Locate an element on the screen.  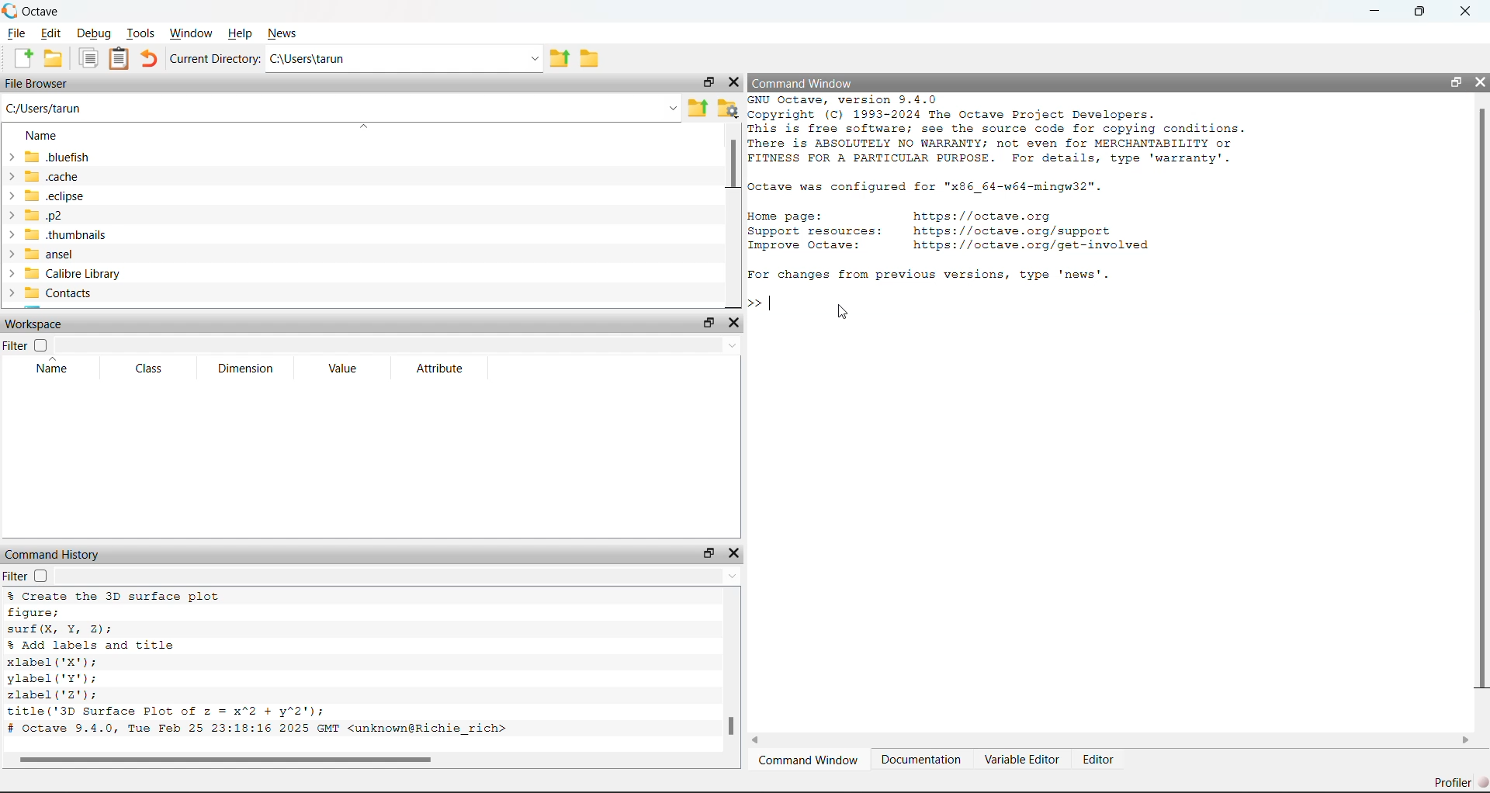
title('3D Surface Plot of z = x"2 + y*2'); is located at coordinates (169, 712).